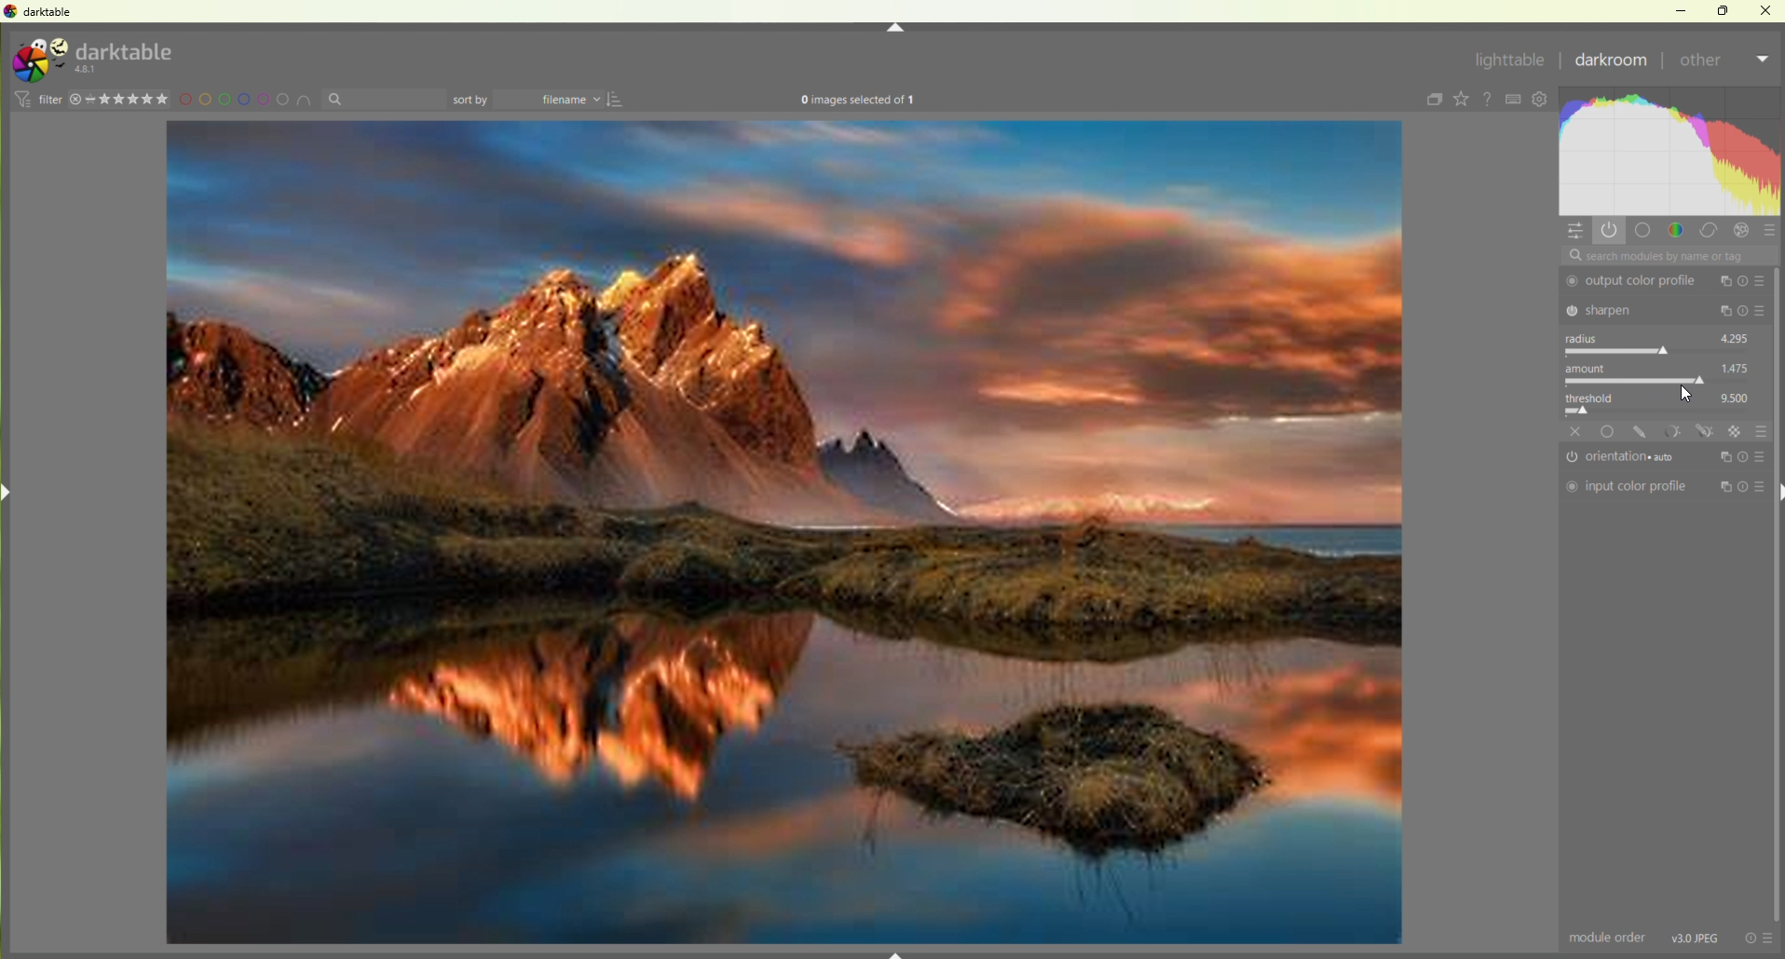 This screenshot has width=1785, height=959. What do you see at coordinates (1672, 151) in the screenshot?
I see `Color map` at bounding box center [1672, 151].